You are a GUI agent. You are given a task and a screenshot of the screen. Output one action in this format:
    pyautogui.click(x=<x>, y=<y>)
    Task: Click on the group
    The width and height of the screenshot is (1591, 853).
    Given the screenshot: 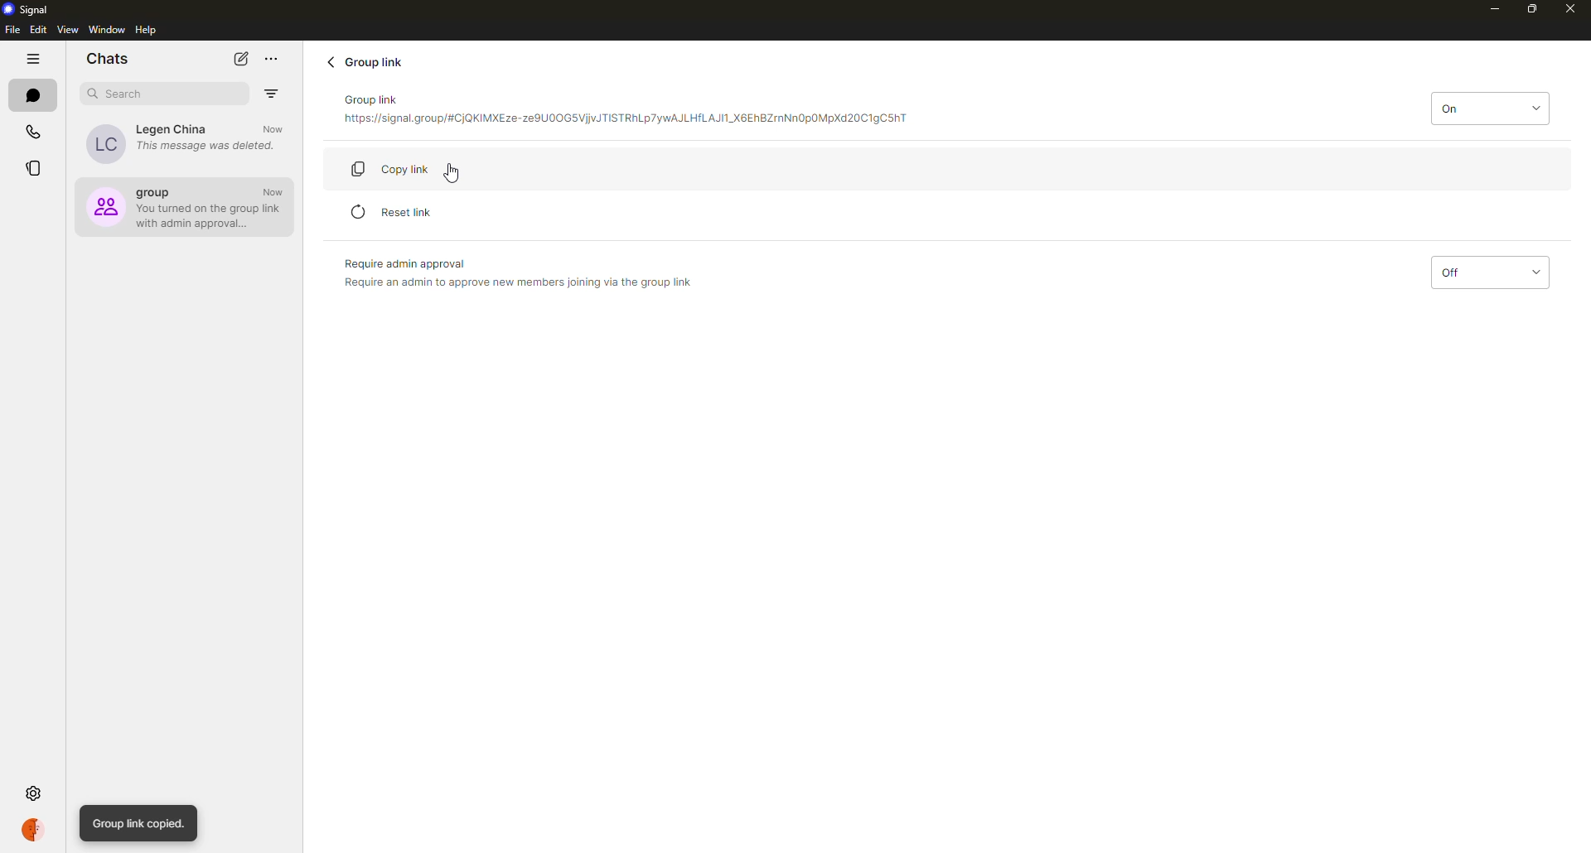 What is the action you would take?
    pyautogui.click(x=186, y=205)
    